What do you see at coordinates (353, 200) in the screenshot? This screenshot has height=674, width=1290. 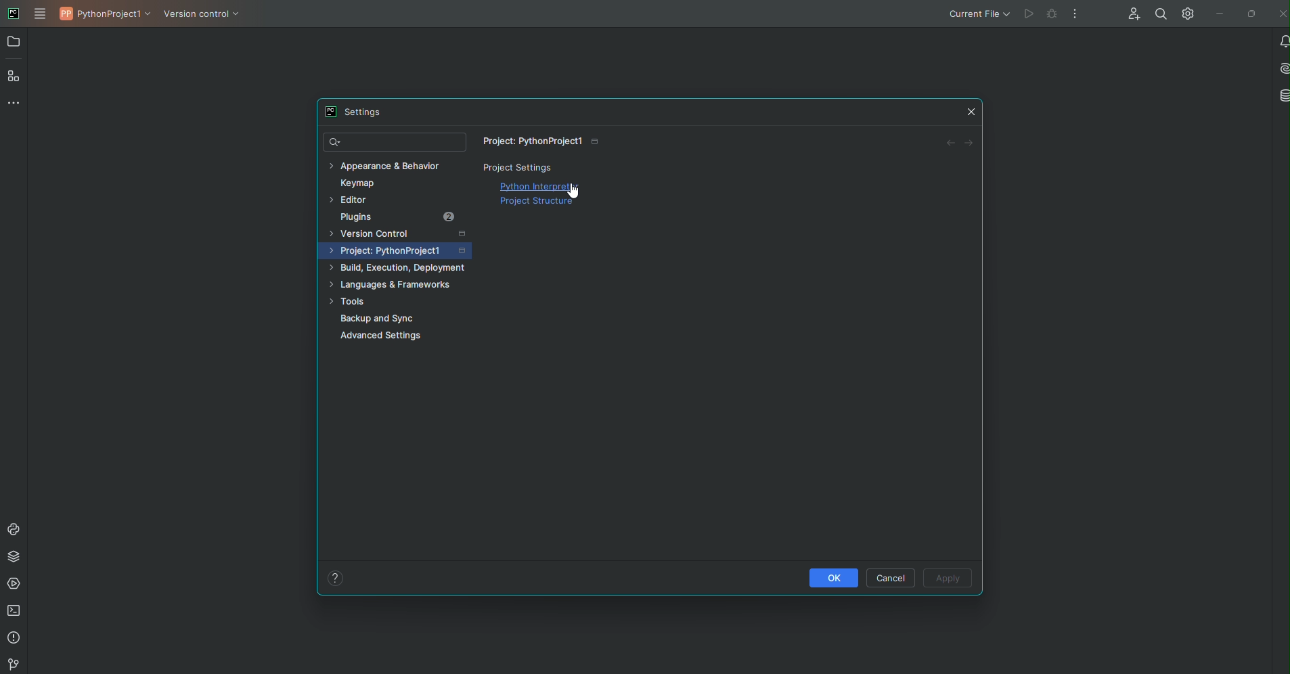 I see `Editor` at bounding box center [353, 200].